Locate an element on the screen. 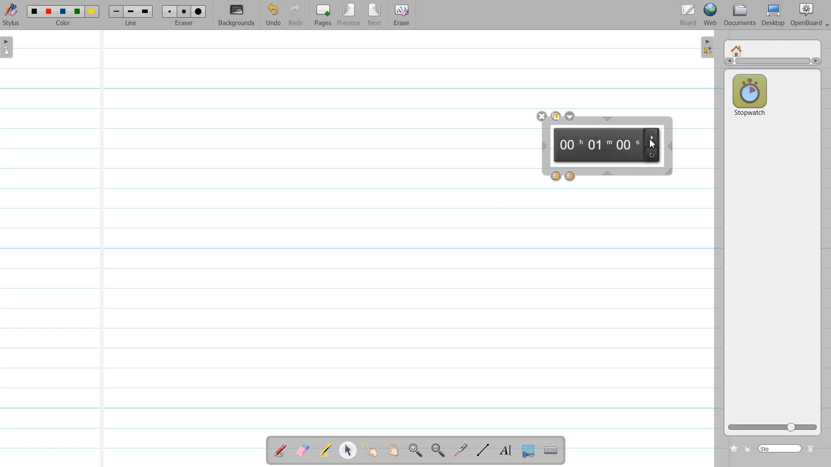 This screenshot has height=467, width=831. Search bar is located at coordinates (780, 448).